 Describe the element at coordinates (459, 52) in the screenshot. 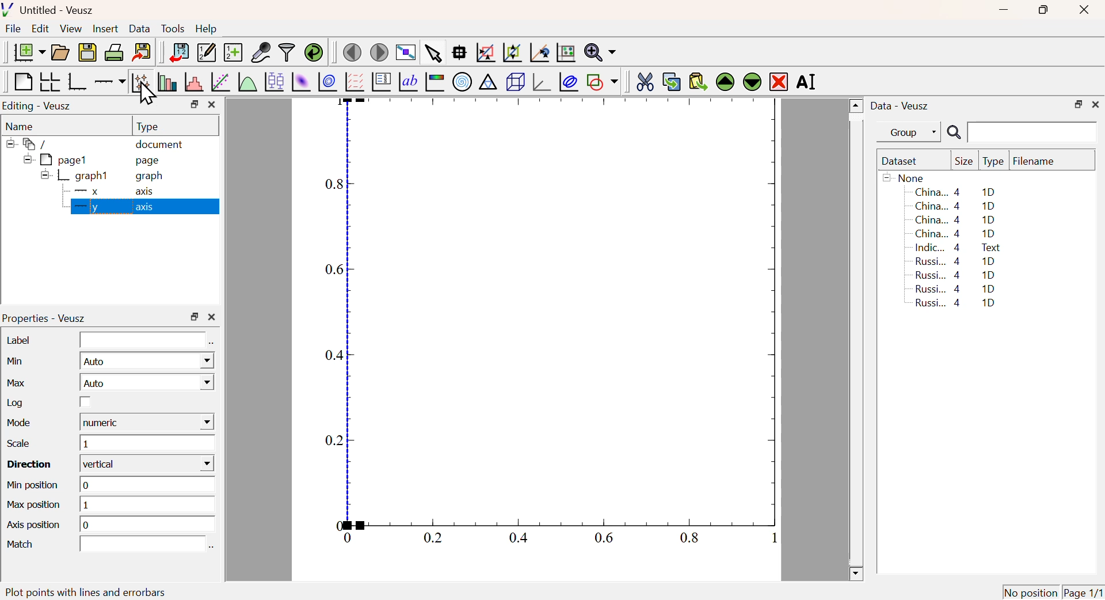

I see `Read Data points on graph` at that location.